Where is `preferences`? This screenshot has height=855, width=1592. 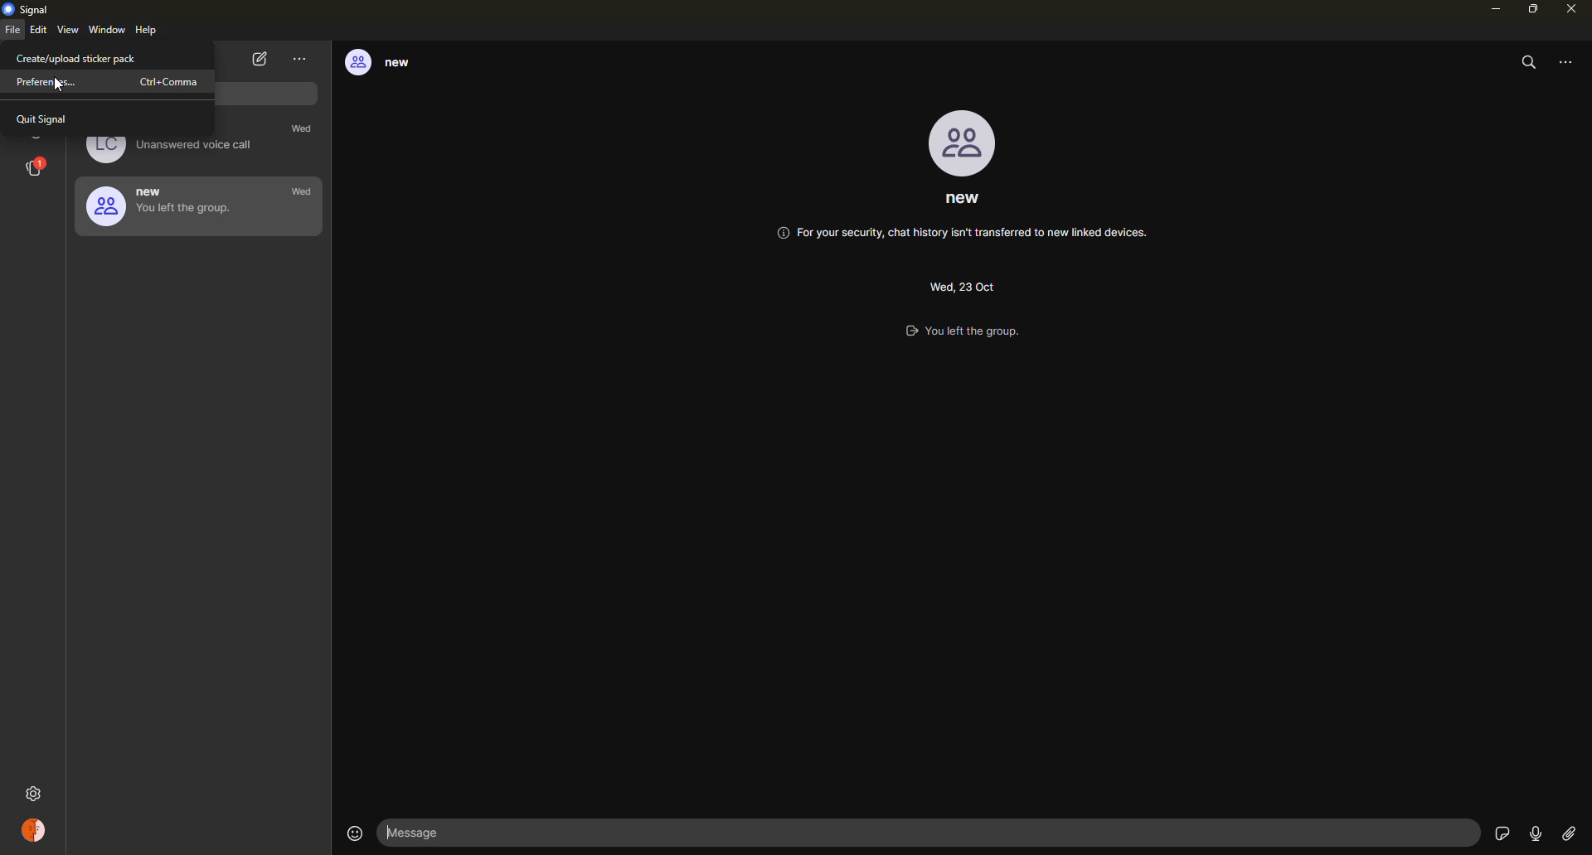
preferences is located at coordinates (48, 84).